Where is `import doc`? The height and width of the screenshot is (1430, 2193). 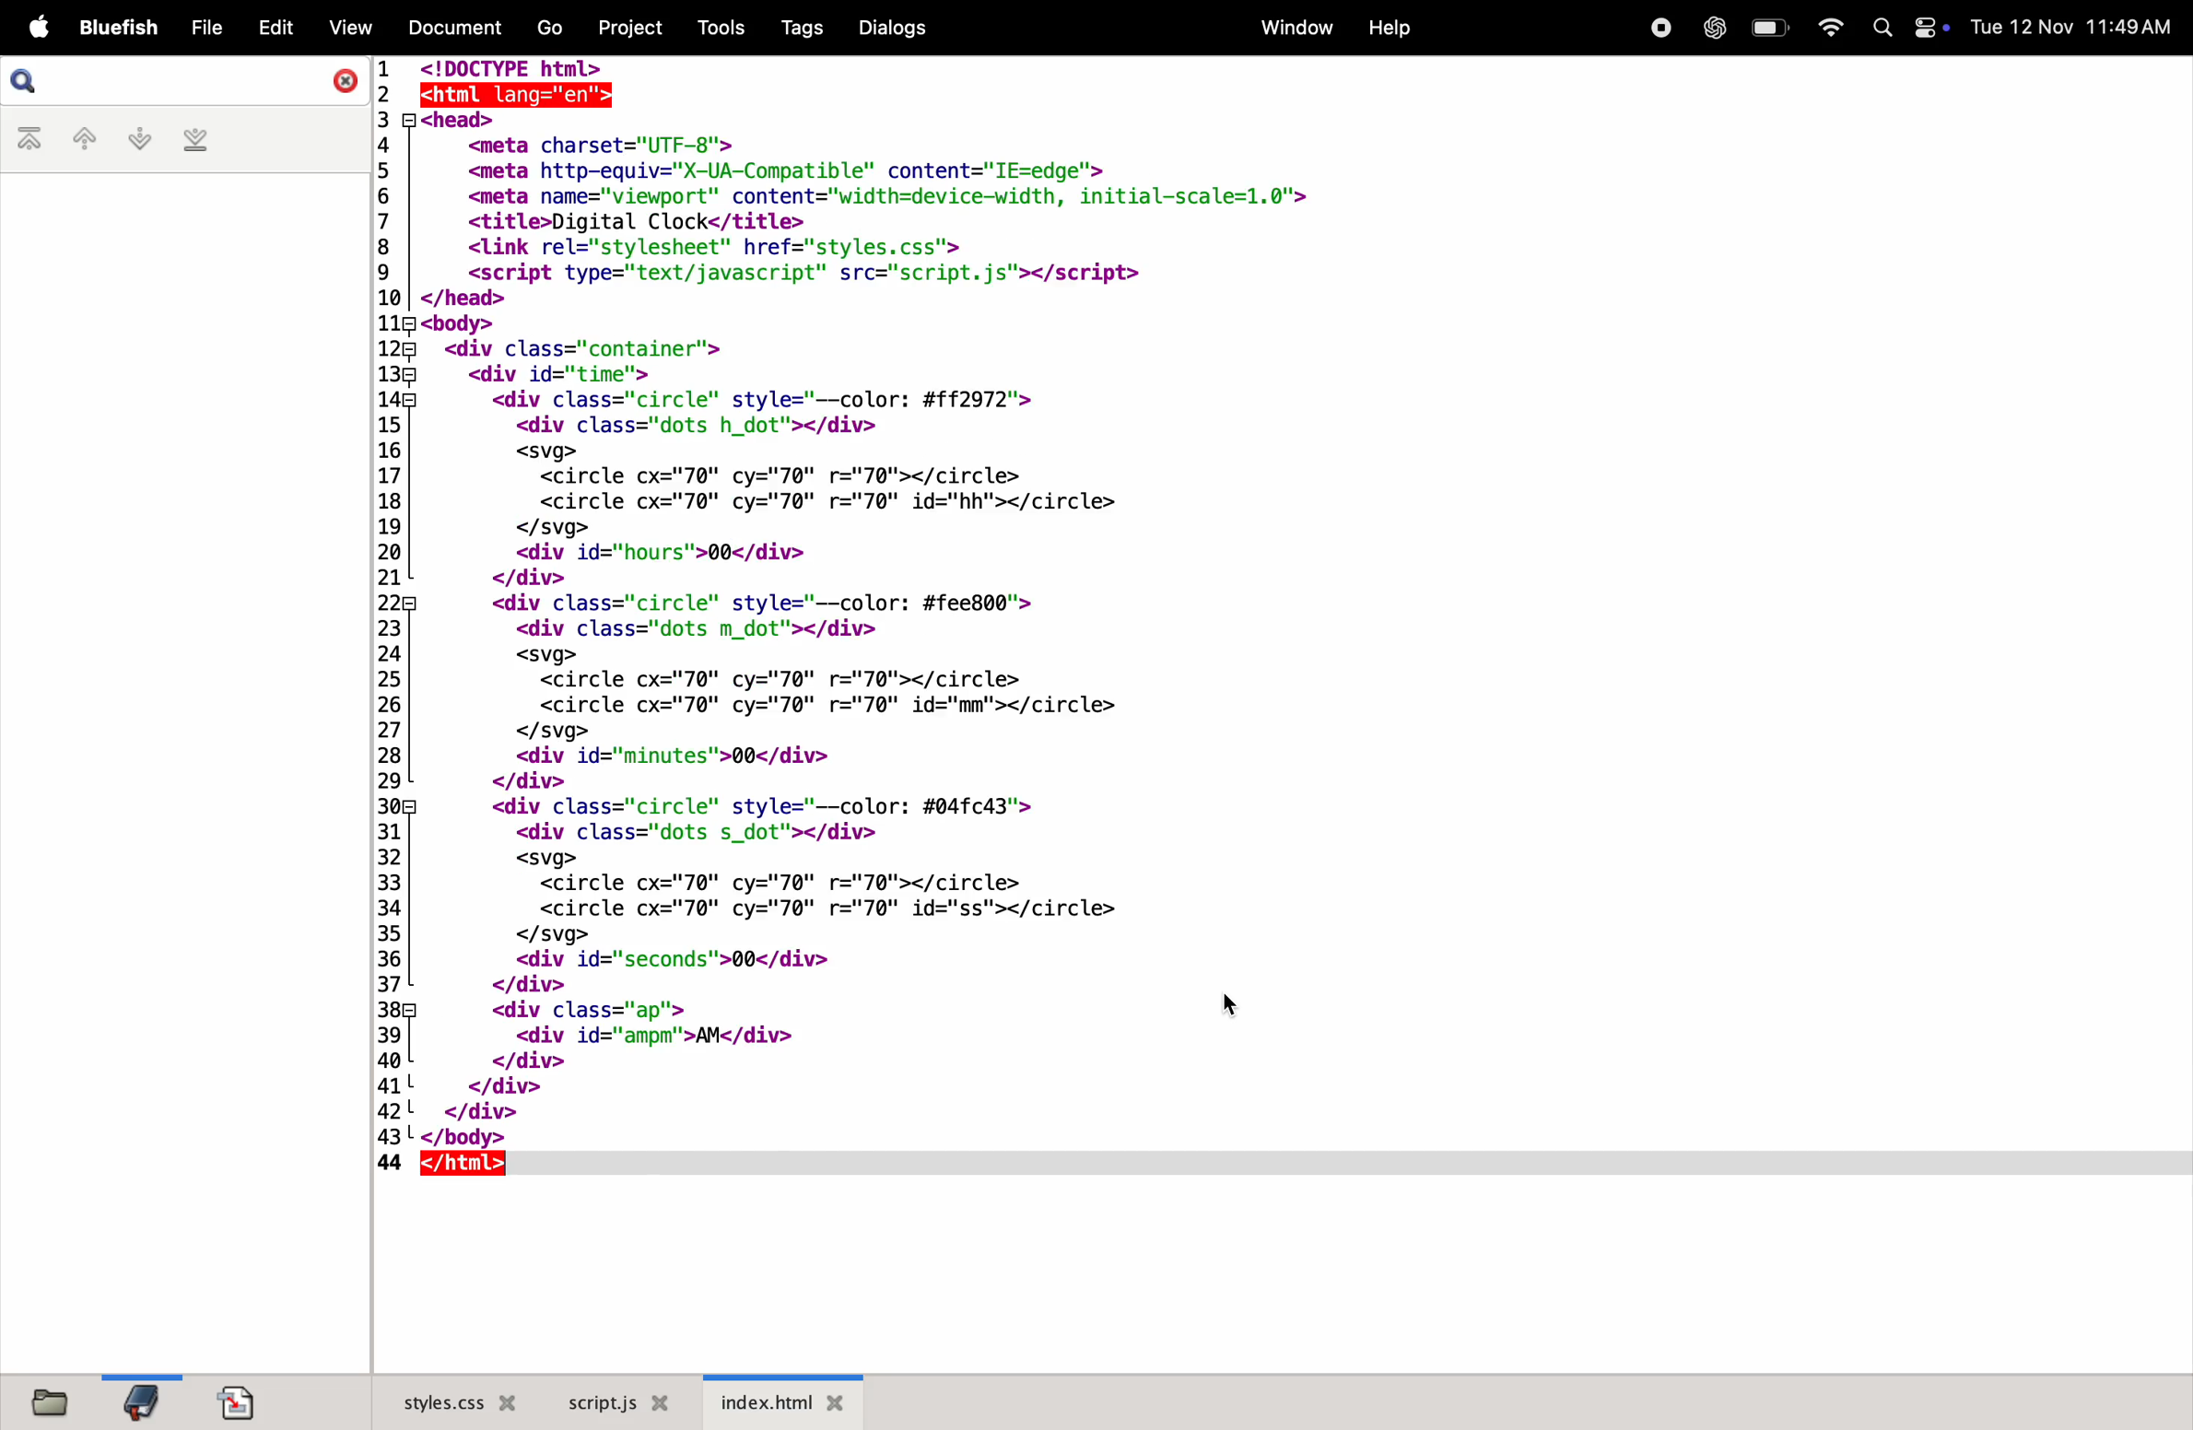
import doc is located at coordinates (236, 1401).